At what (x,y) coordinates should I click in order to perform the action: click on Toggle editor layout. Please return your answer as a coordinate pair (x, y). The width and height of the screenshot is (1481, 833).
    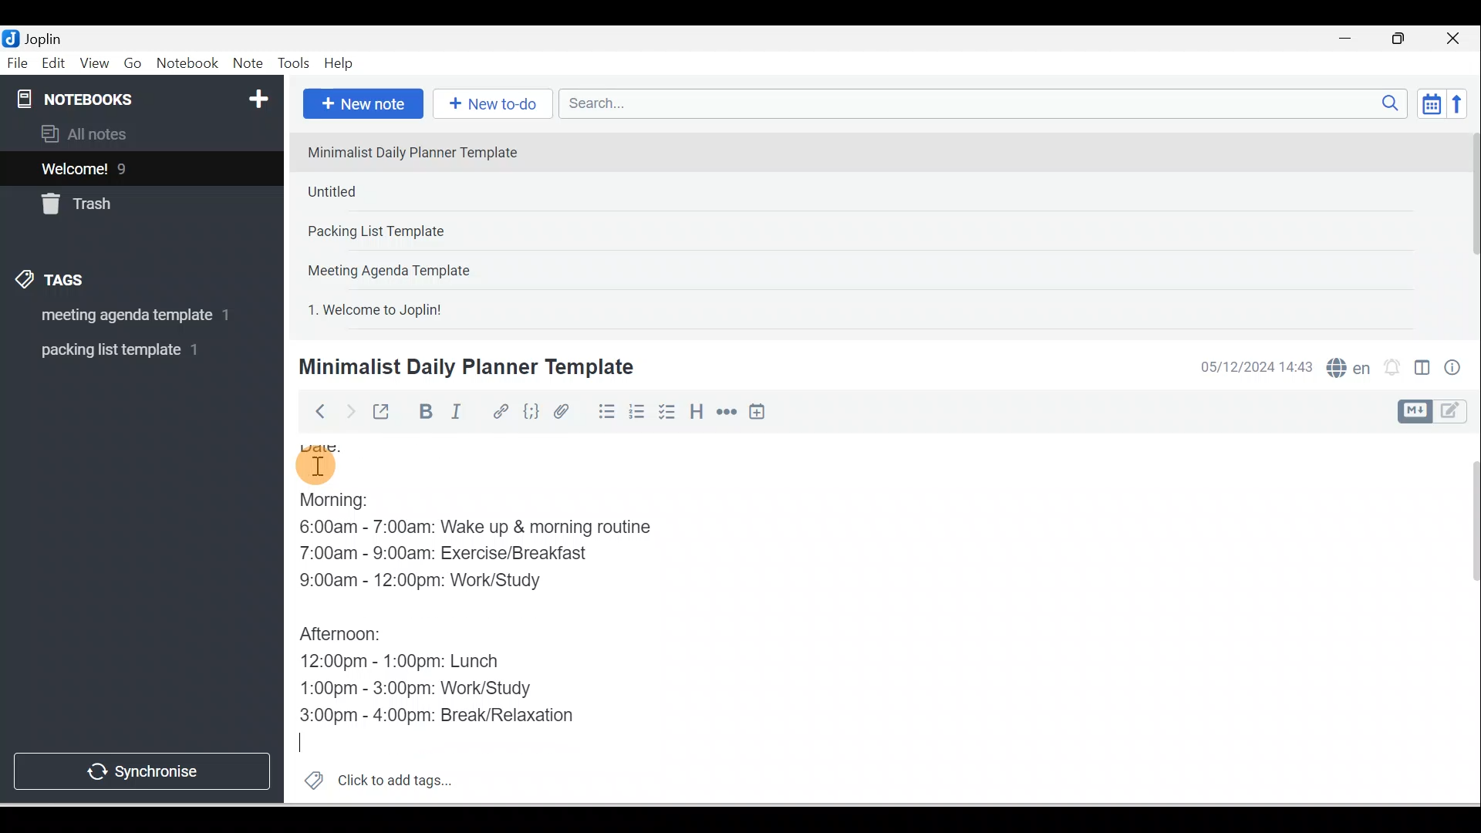
    Looking at the image, I should click on (1438, 412).